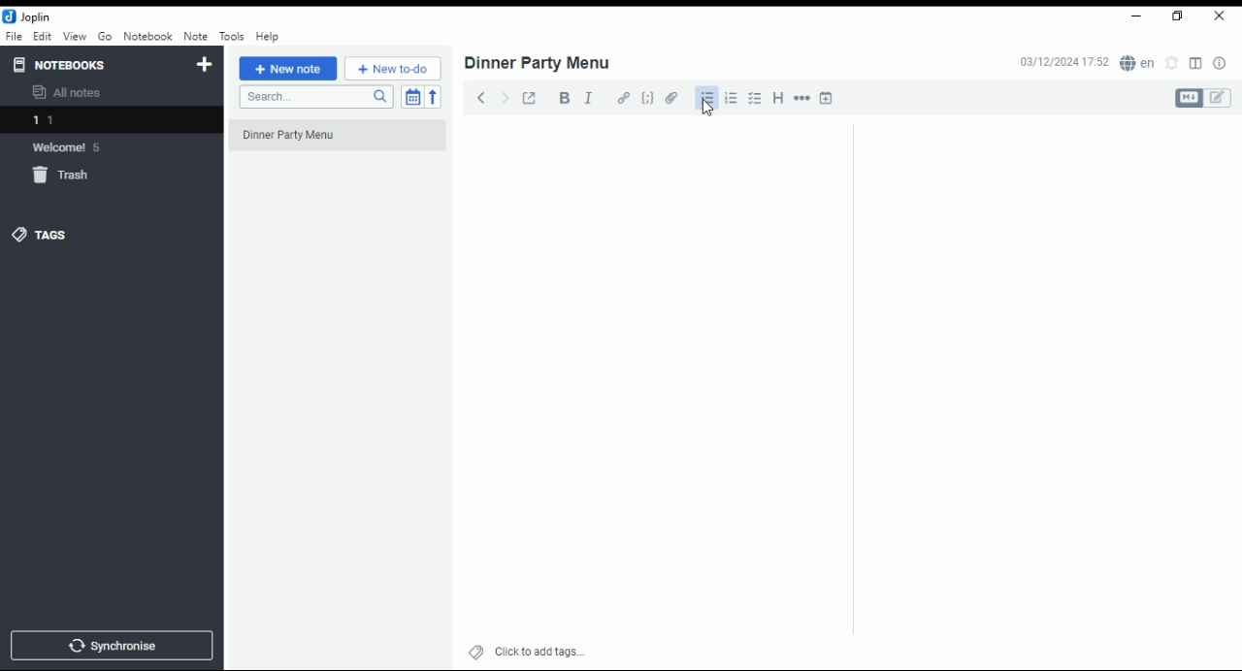 The image size is (1242, 671). What do you see at coordinates (1221, 63) in the screenshot?
I see `notes properties` at bounding box center [1221, 63].